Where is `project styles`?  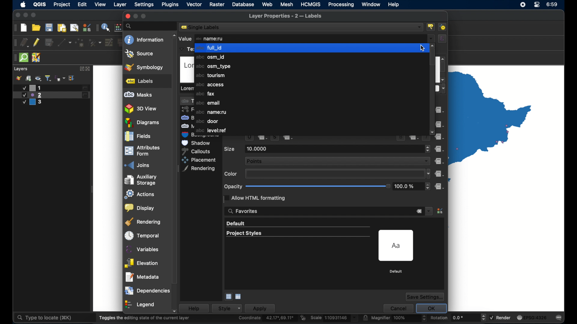 project styles is located at coordinates (243, 233).